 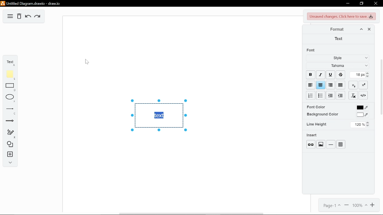 I want to click on cursor, so click(x=87, y=62).